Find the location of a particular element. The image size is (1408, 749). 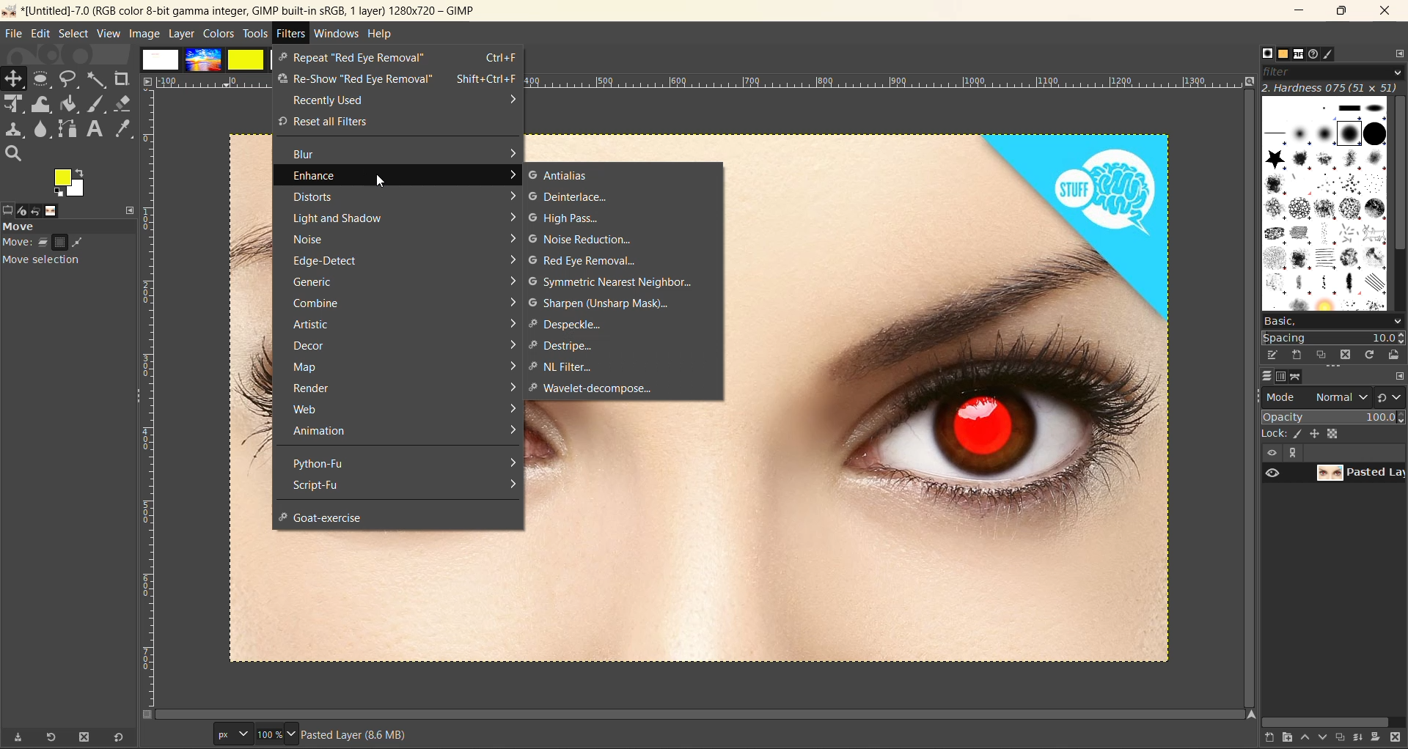

free select tool is located at coordinates (70, 80).